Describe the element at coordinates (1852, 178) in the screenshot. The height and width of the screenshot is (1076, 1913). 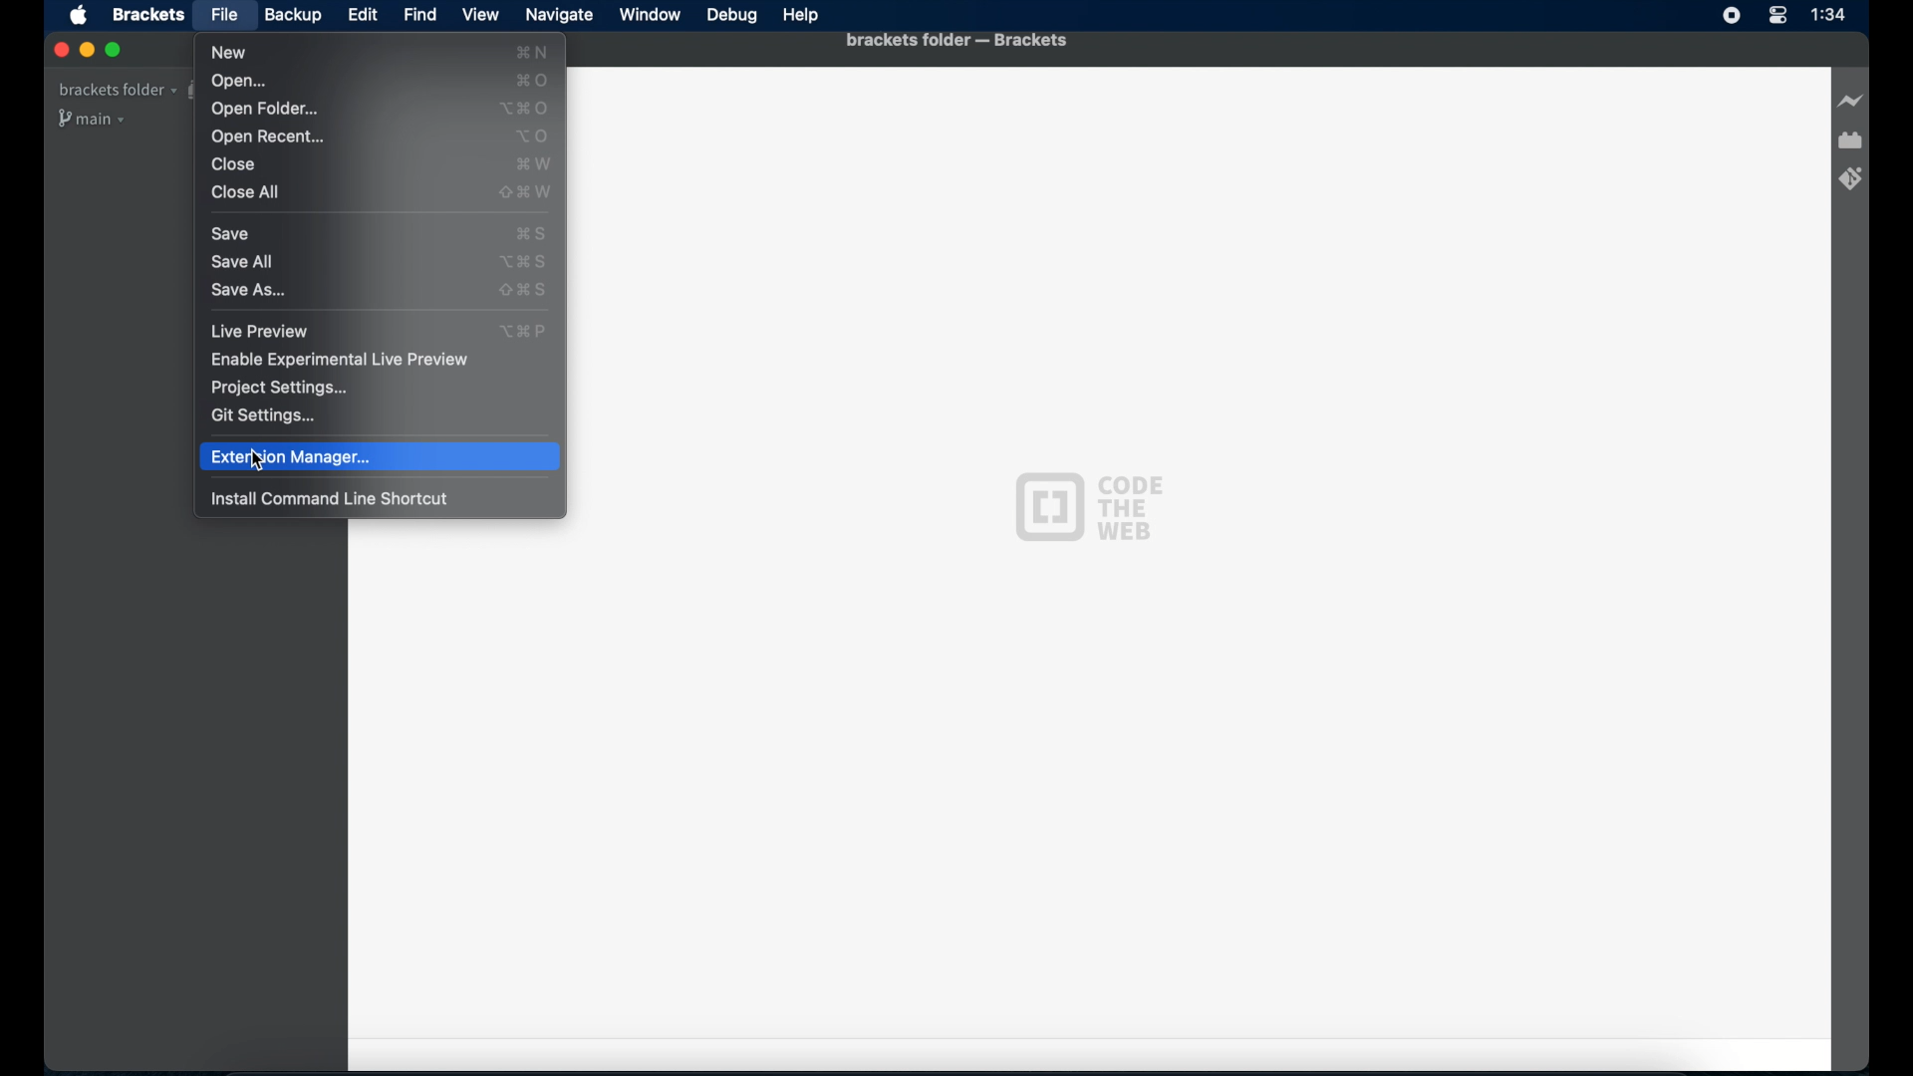
I see `Brackets git extension` at that location.